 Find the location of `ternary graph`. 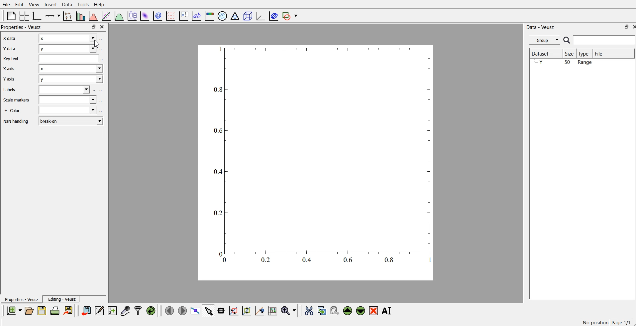

ternary graph is located at coordinates (235, 15).